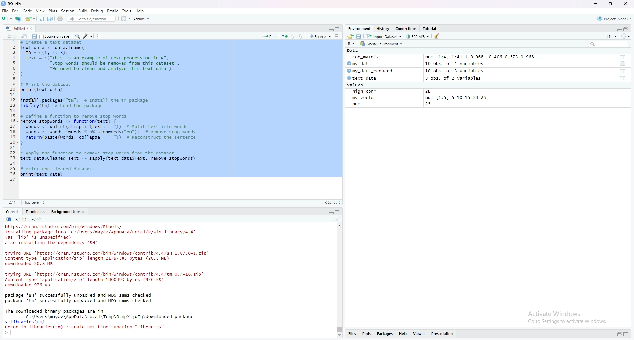 This screenshot has width=634, height=340. I want to click on code tools, so click(88, 36).